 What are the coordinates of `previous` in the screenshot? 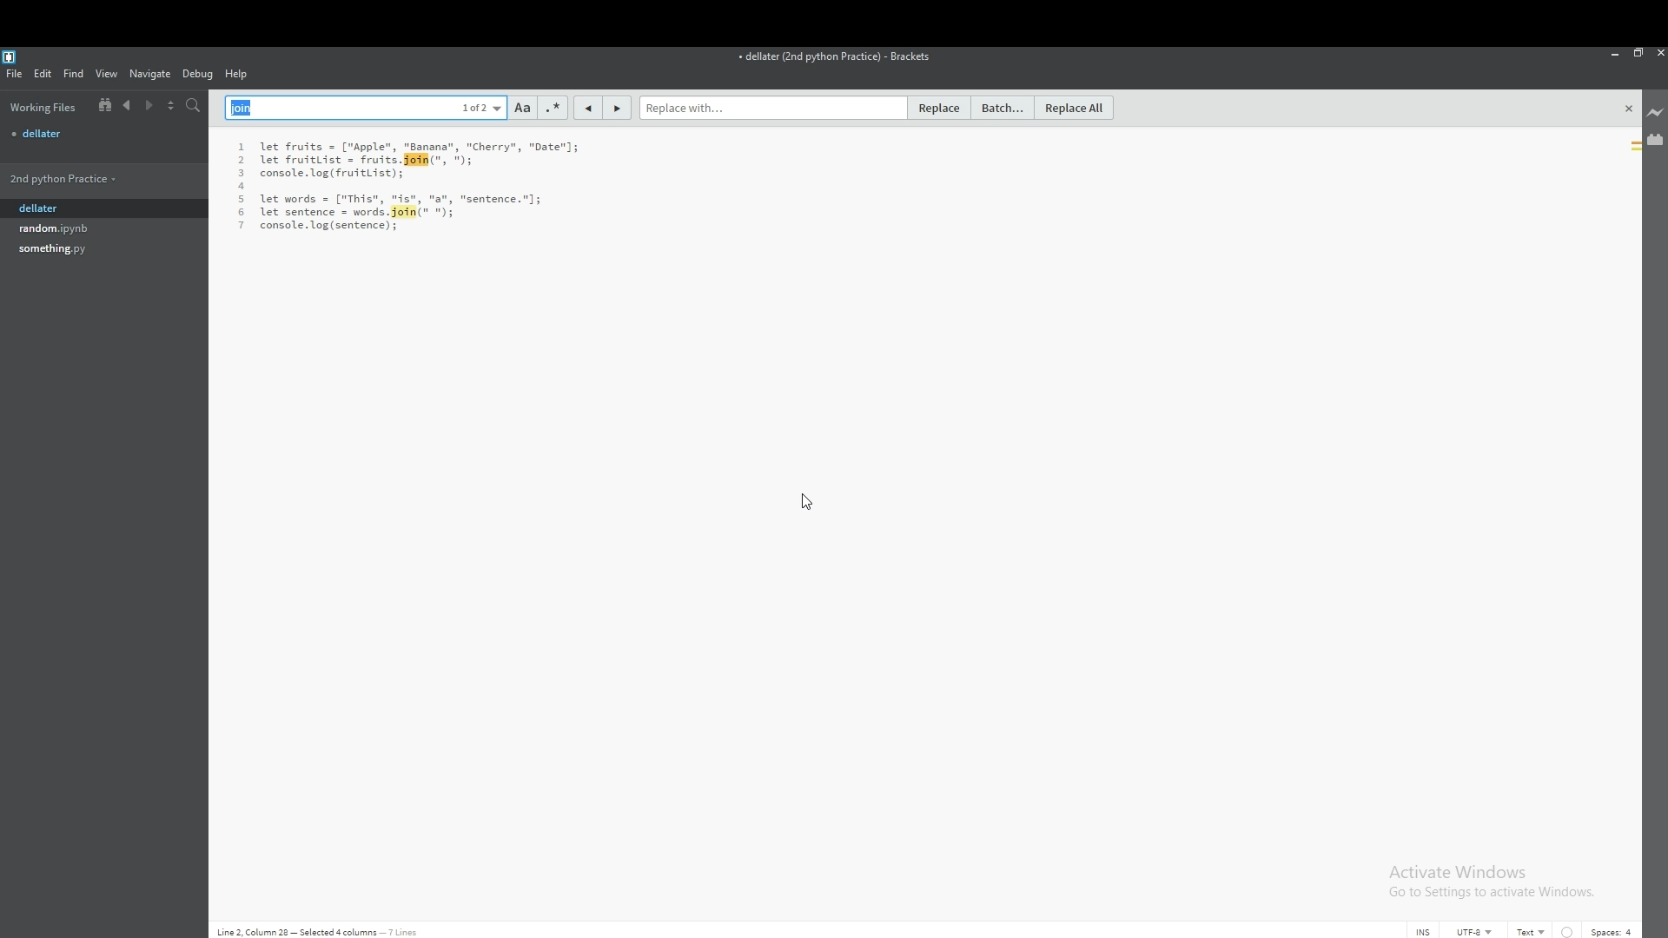 It's located at (127, 105).